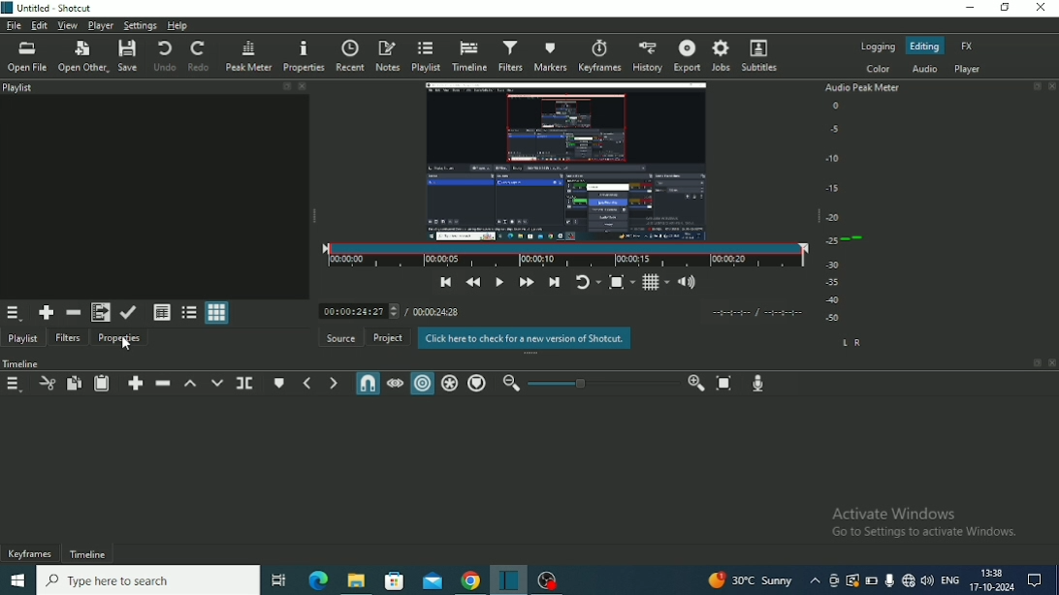 The image size is (1059, 595). Describe the element at coordinates (926, 46) in the screenshot. I see `Editing` at that location.